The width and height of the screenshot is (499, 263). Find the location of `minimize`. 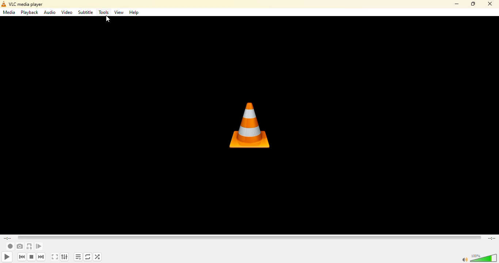

minimize is located at coordinates (456, 4).